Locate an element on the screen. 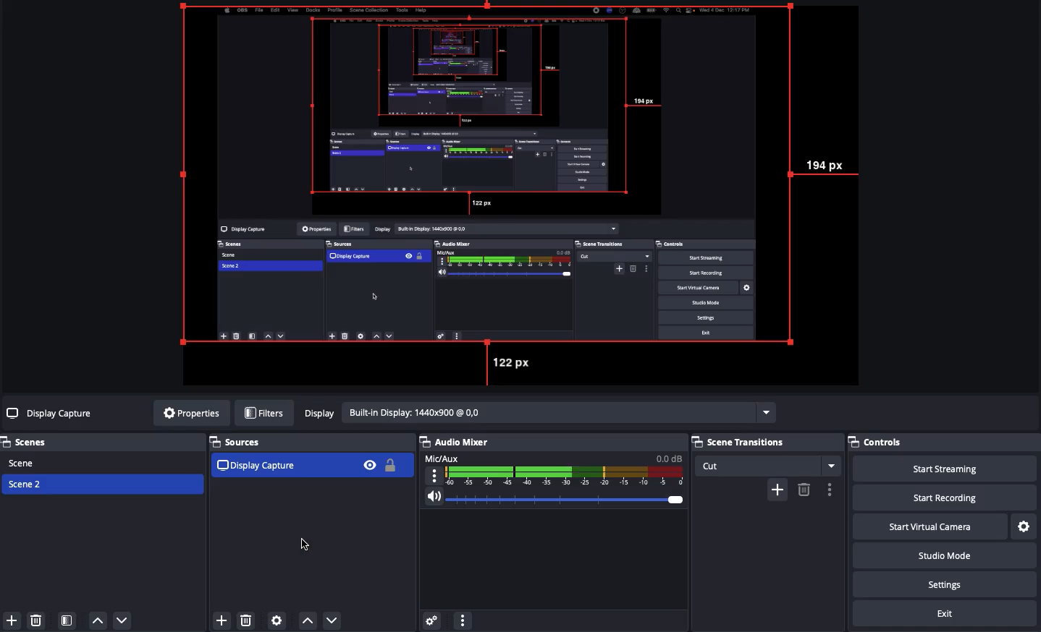 The image size is (1041, 632). Settings is located at coordinates (1023, 524).